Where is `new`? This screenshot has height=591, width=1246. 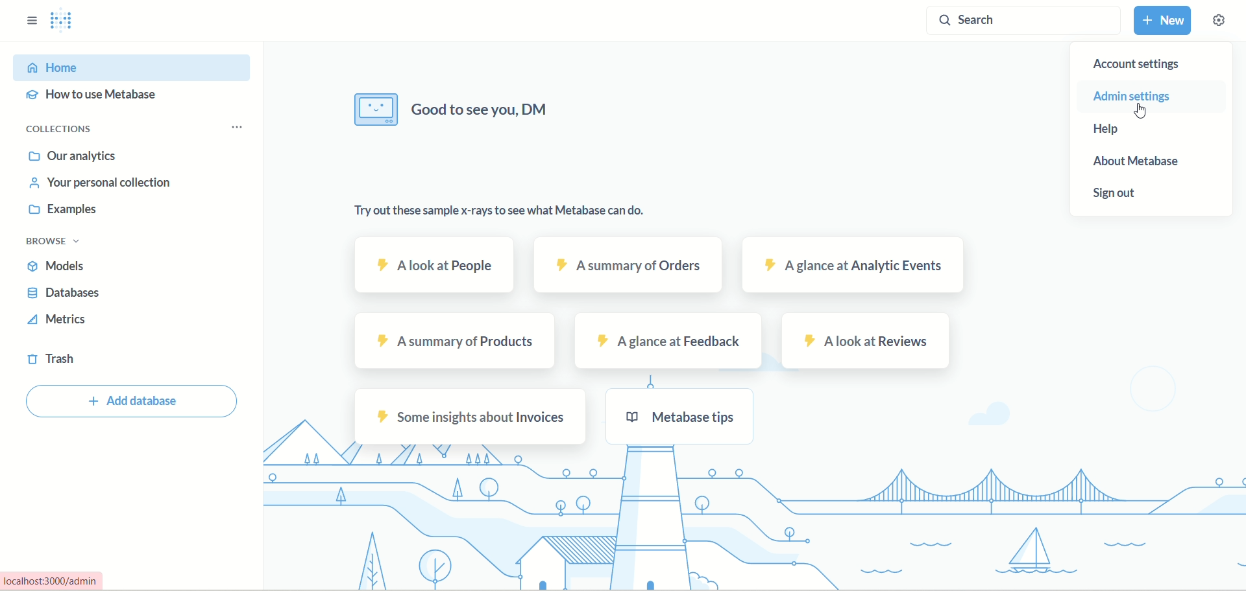 new is located at coordinates (1165, 20).